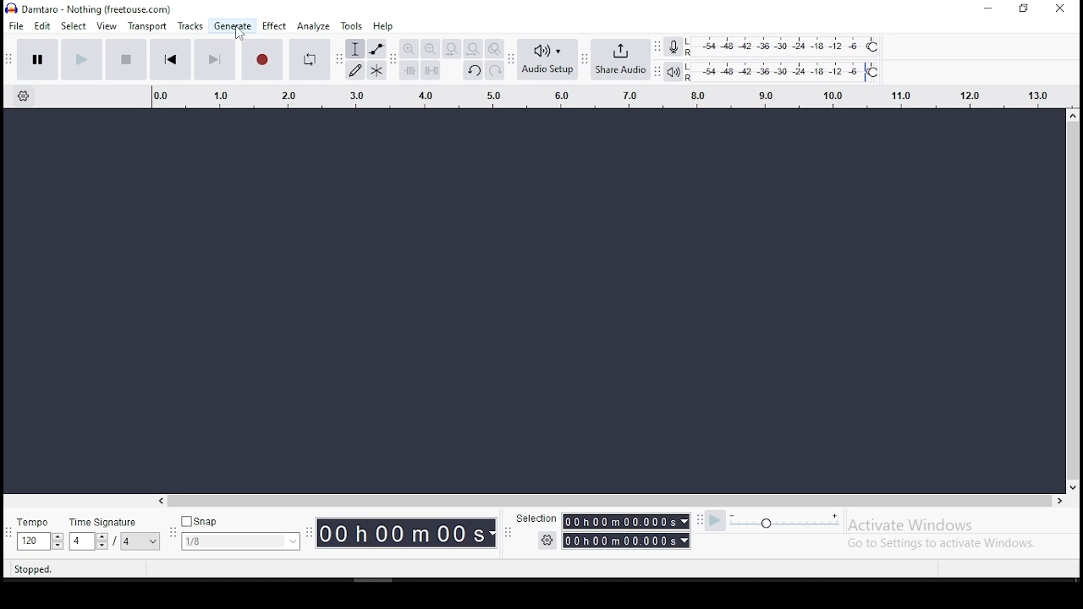 This screenshot has width=1083, height=609. What do you see at coordinates (784, 72) in the screenshot?
I see `playback level` at bounding box center [784, 72].